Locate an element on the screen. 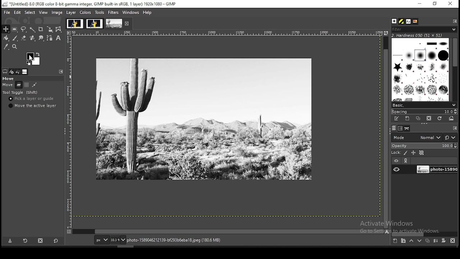 The image size is (460, 259). paint bucket tool is located at coordinates (6, 38).